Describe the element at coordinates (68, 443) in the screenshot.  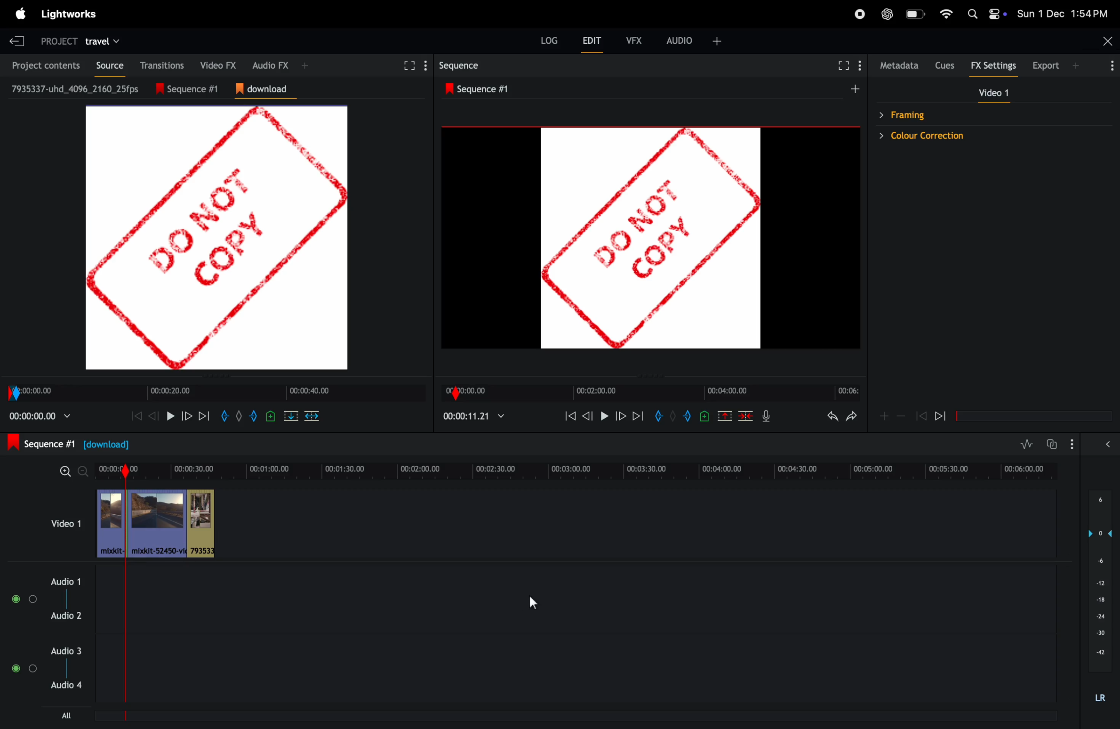
I see `sequence #1` at that location.